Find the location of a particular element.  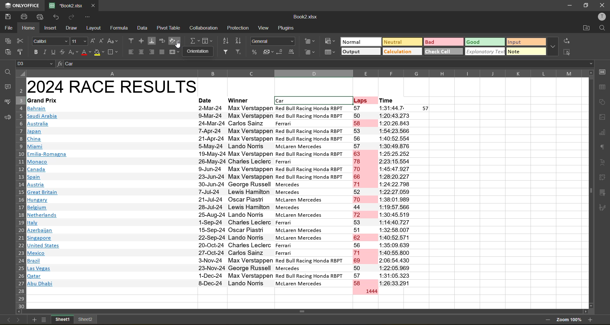

profile is located at coordinates (602, 17).